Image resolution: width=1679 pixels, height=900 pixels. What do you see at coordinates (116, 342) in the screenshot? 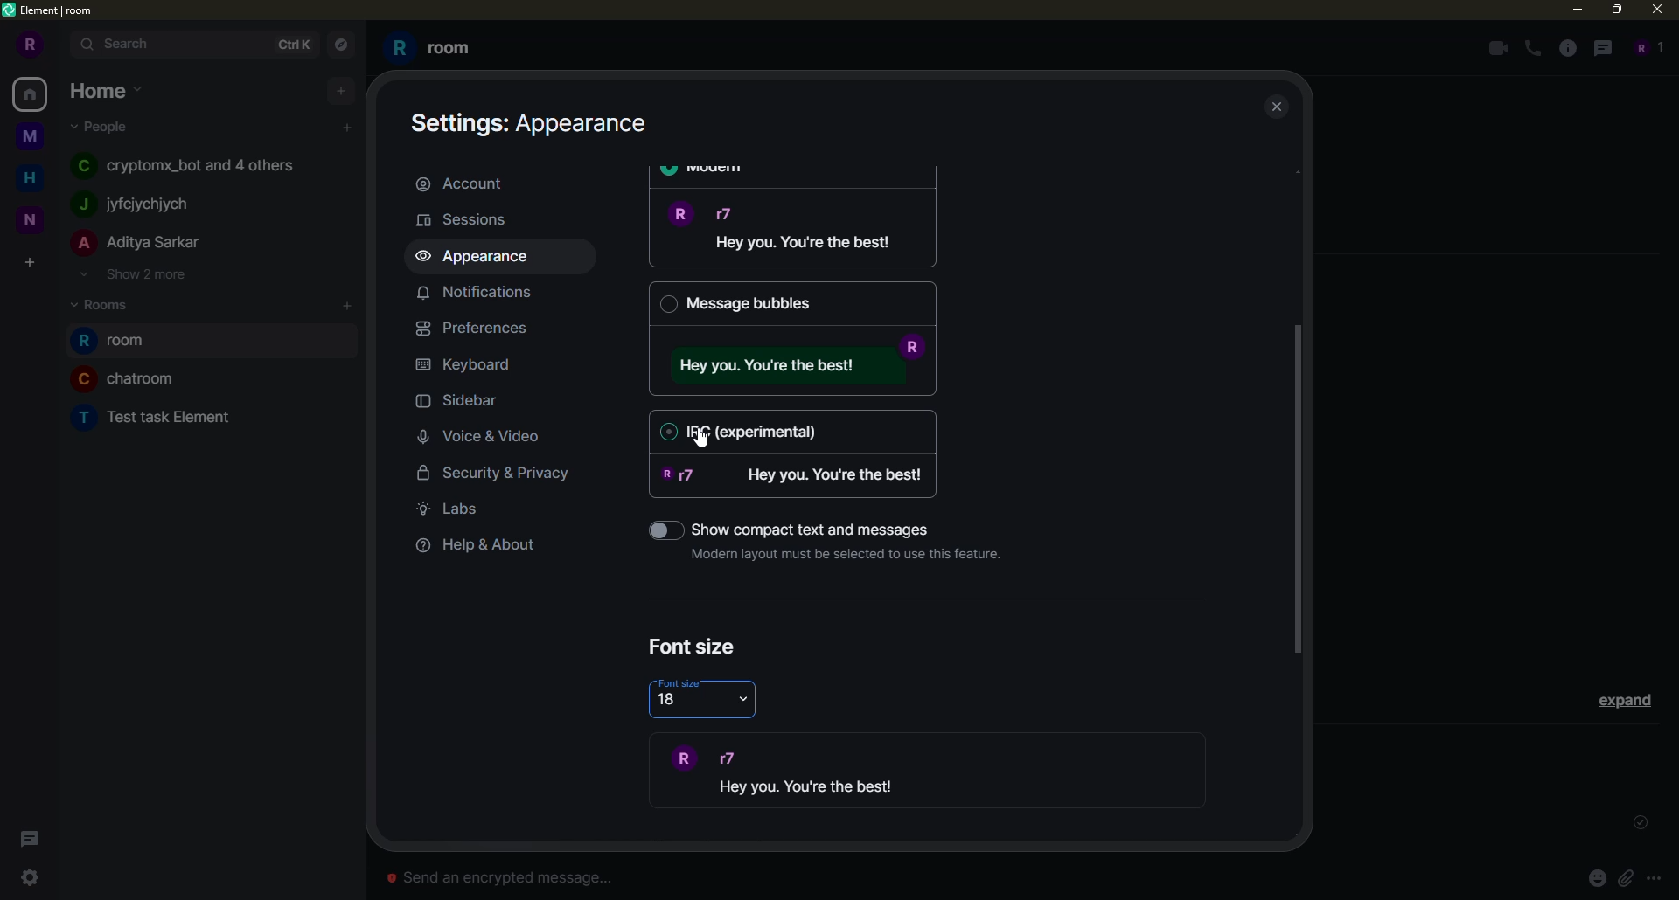
I see `room` at bounding box center [116, 342].